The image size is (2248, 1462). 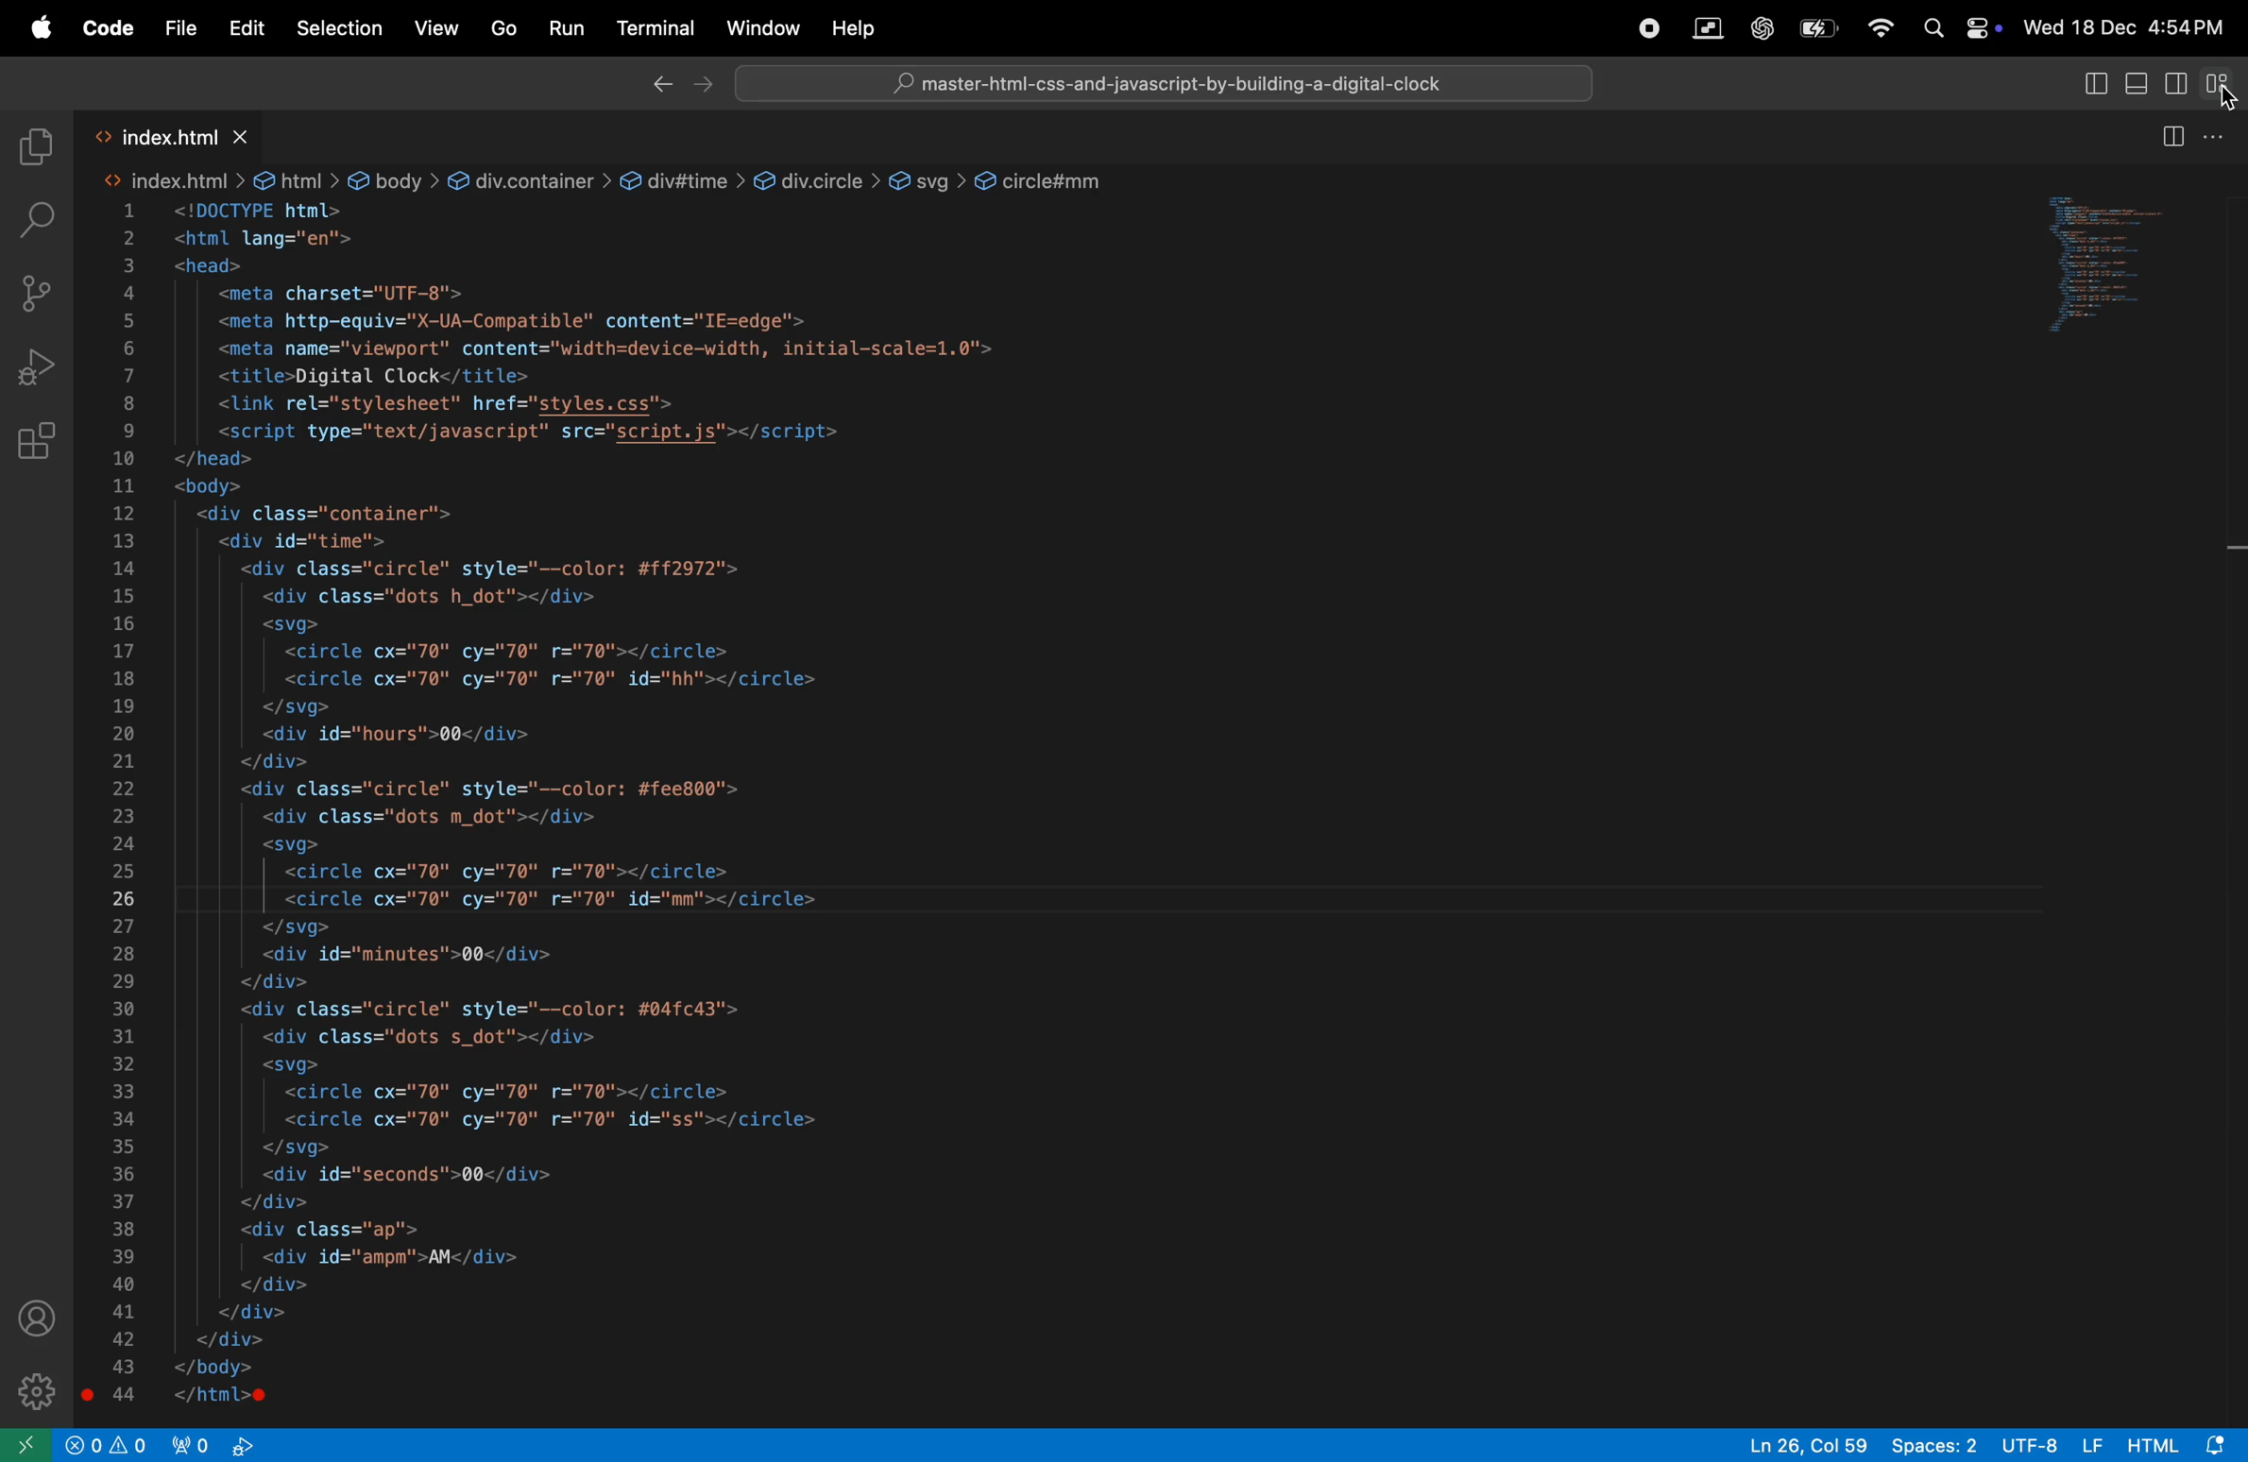 What do you see at coordinates (501, 29) in the screenshot?
I see `Go` at bounding box center [501, 29].